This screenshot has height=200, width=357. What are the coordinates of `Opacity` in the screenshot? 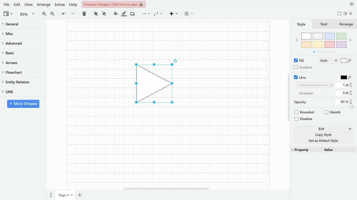 It's located at (301, 102).